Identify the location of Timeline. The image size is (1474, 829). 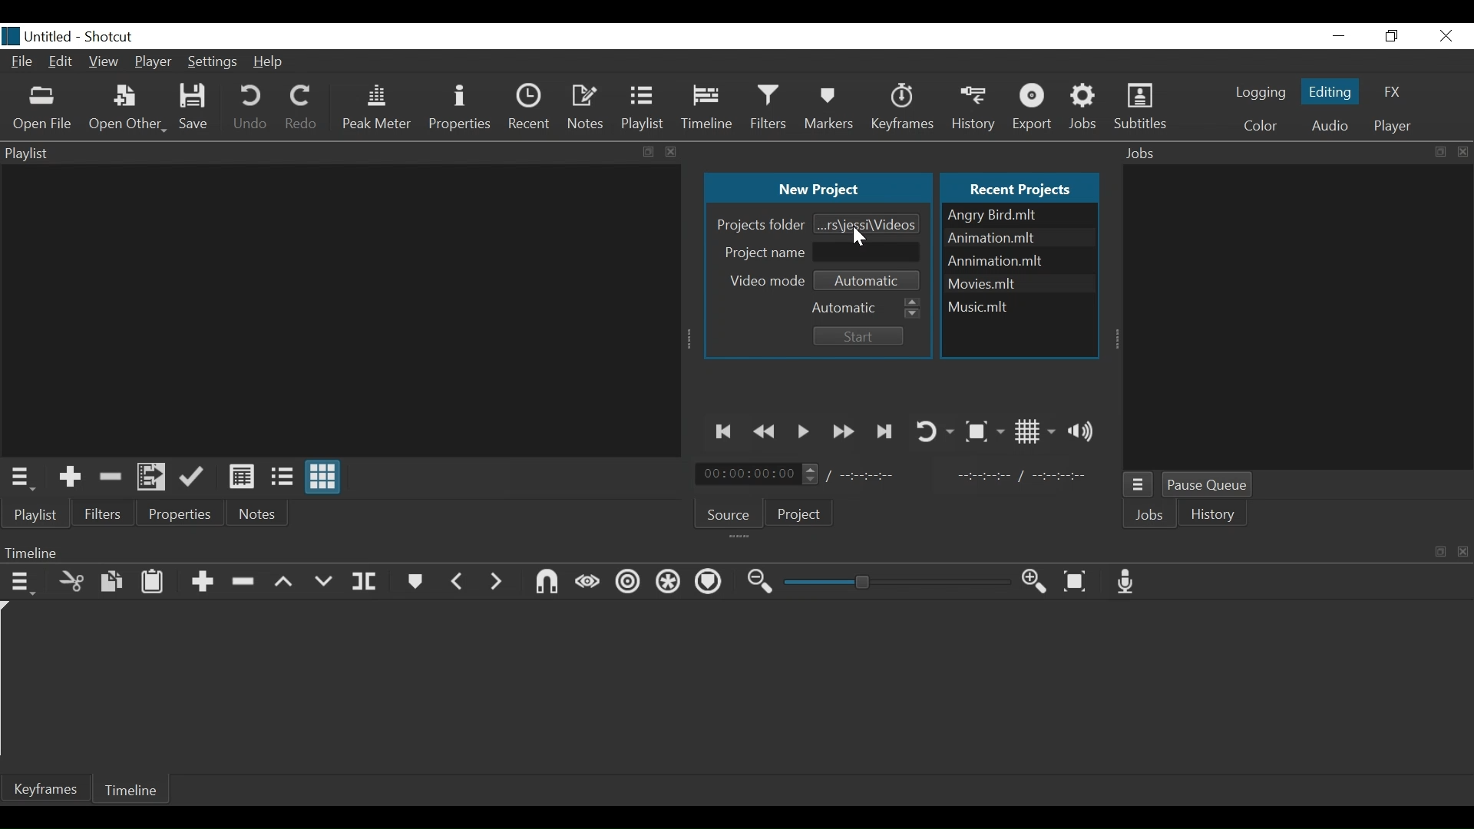
(135, 788).